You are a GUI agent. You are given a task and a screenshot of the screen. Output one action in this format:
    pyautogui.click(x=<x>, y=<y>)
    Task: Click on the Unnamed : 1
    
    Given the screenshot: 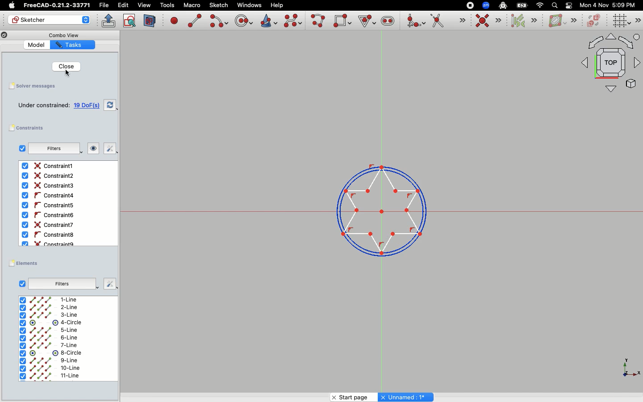 What is the action you would take?
    pyautogui.click(x=405, y=396)
    